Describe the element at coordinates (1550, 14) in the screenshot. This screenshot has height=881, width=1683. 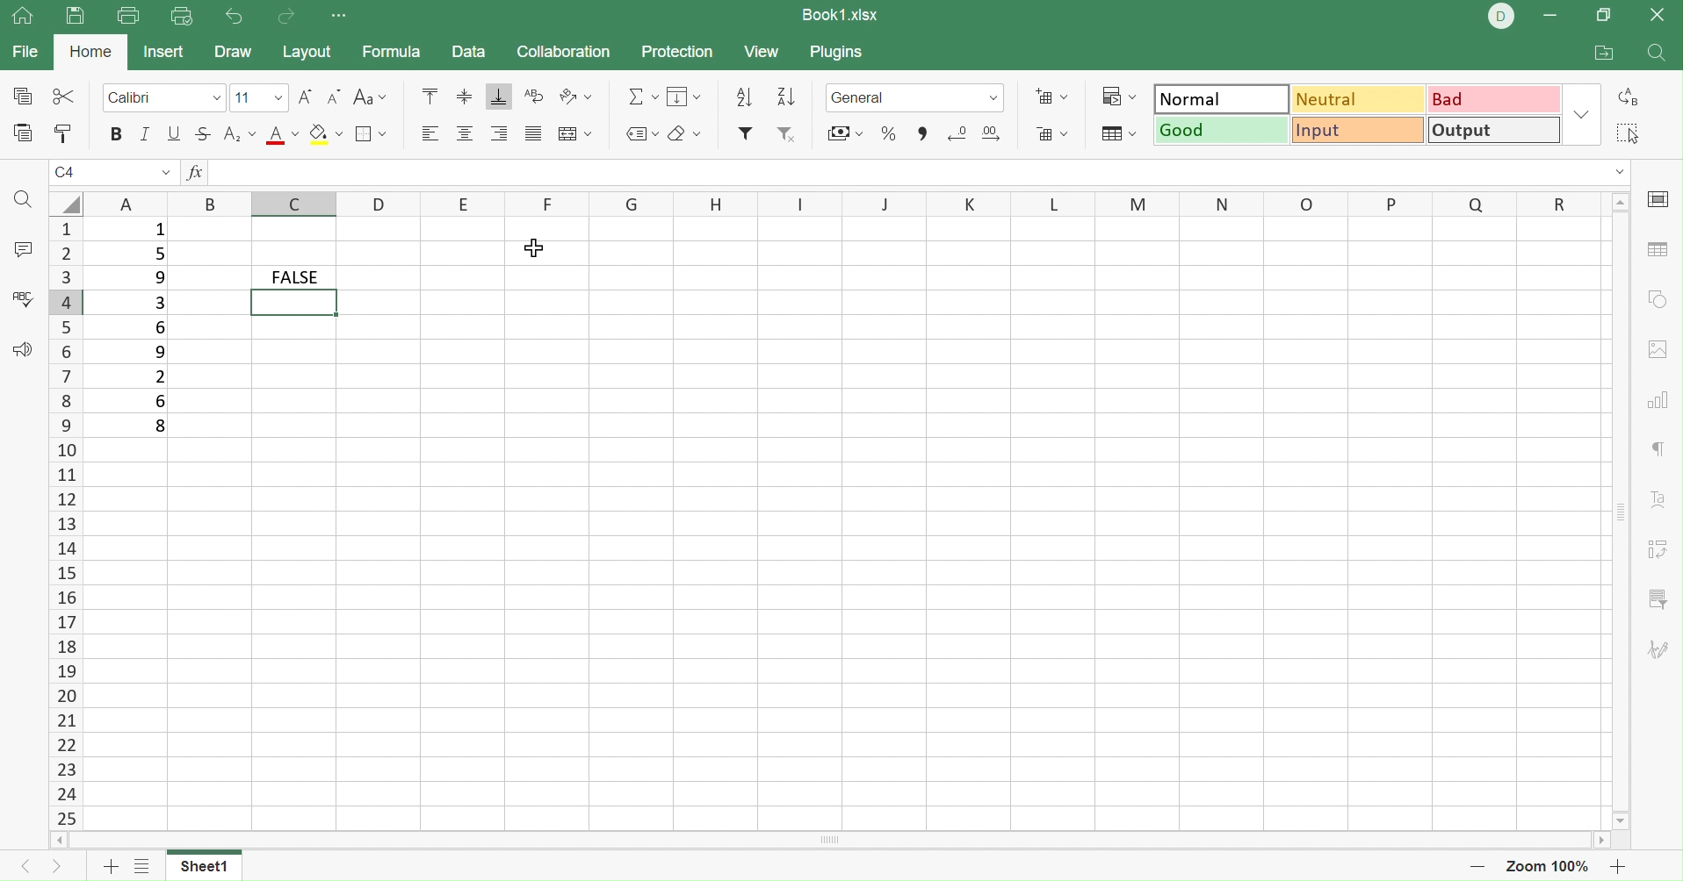
I see `Minimize` at that location.